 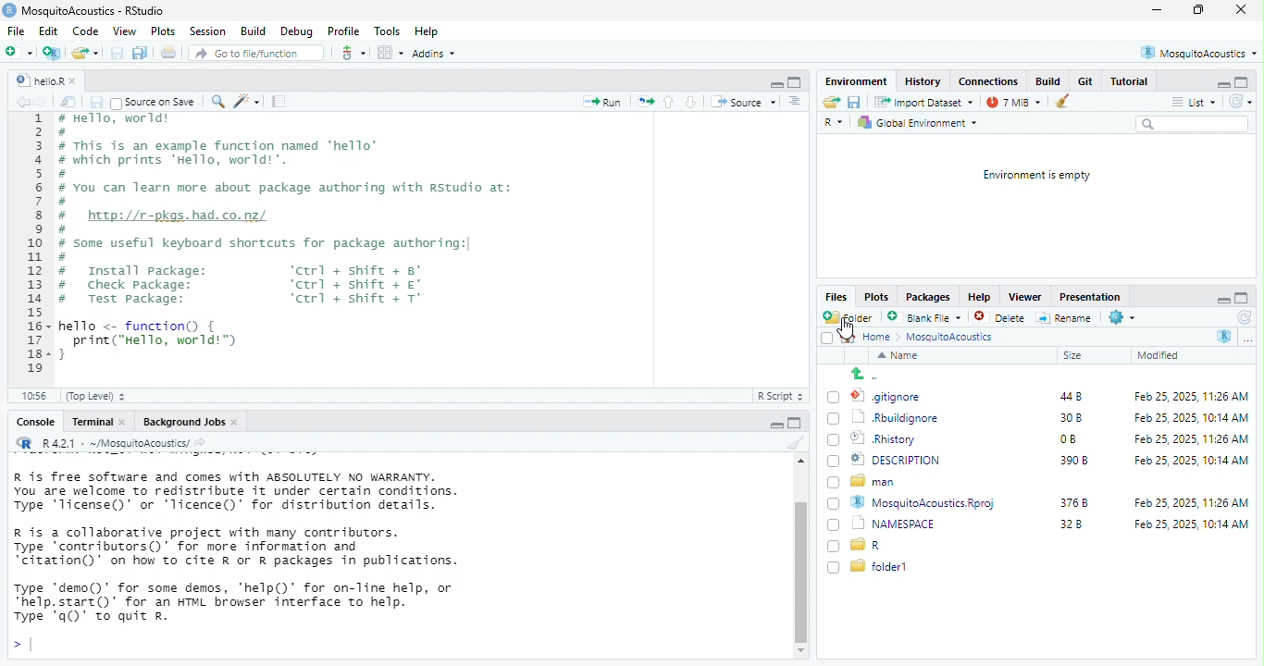 I want to click on open an existing file, so click(x=86, y=53).